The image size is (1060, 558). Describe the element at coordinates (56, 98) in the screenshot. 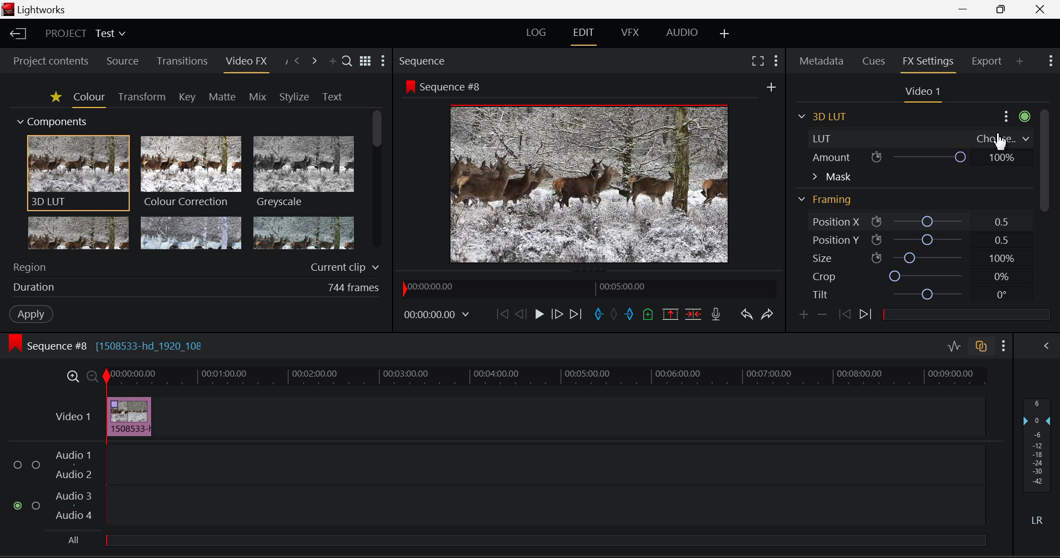

I see `Favorites` at that location.